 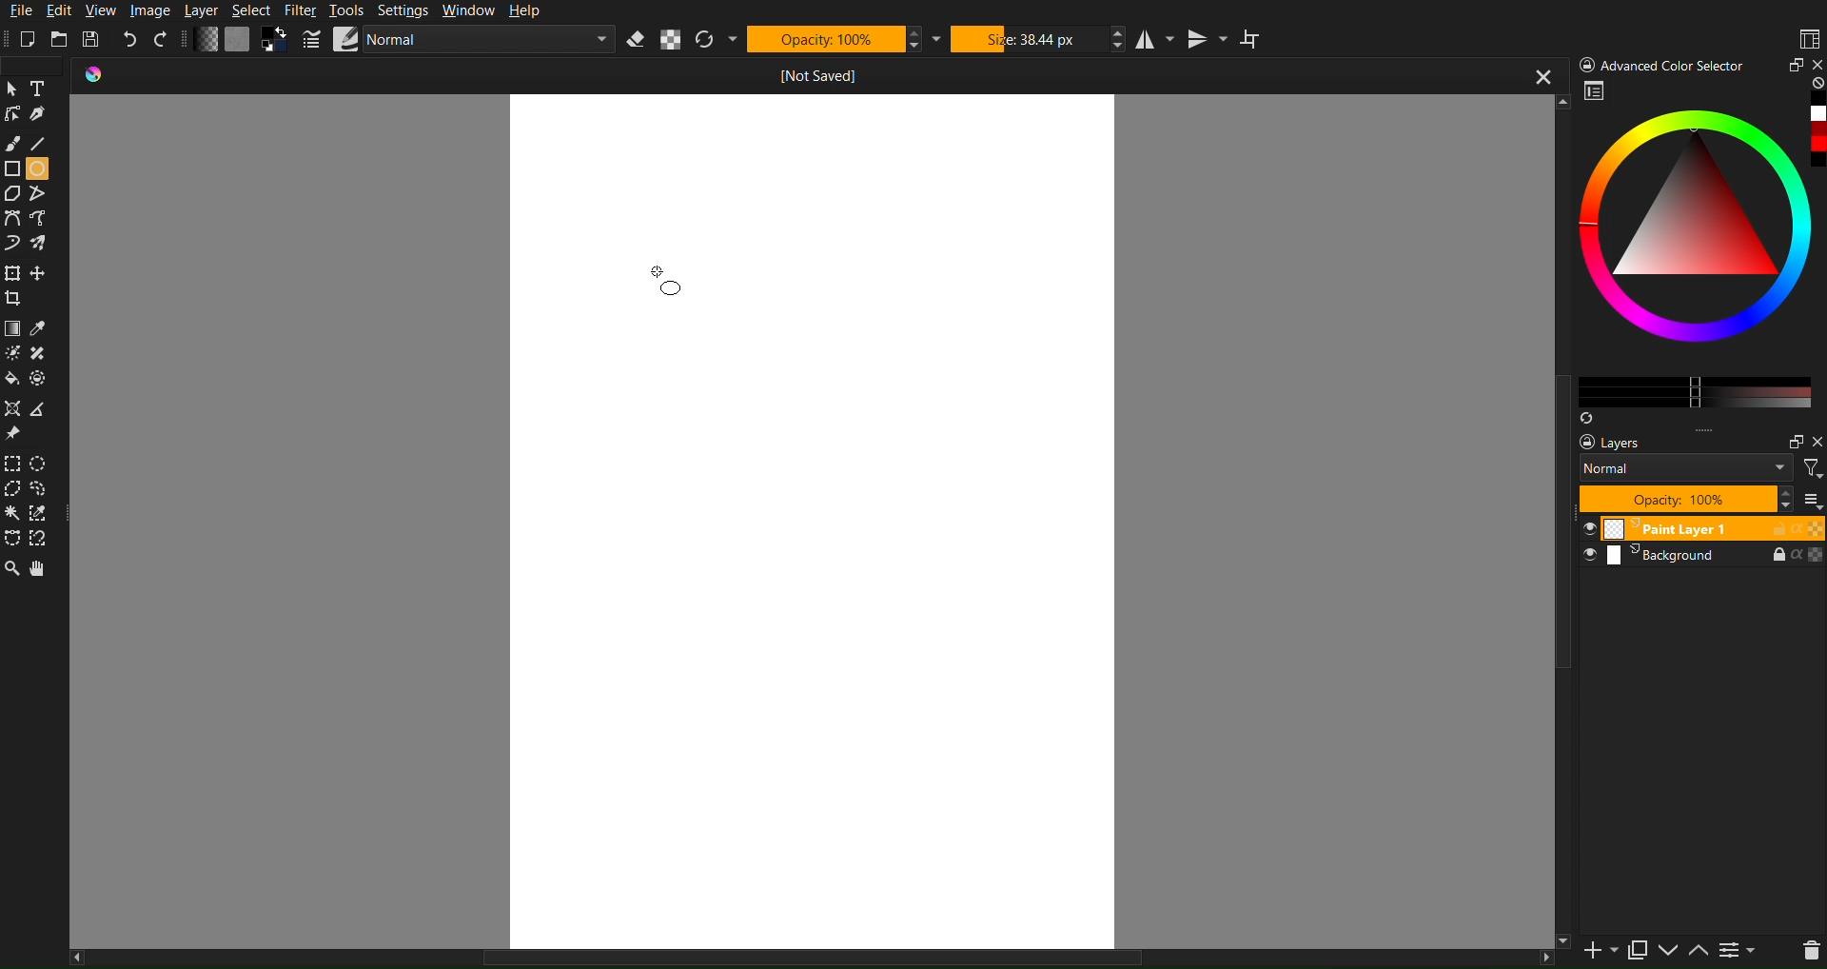 What do you see at coordinates (1787, 64) in the screenshot?
I see `Minimize` at bounding box center [1787, 64].